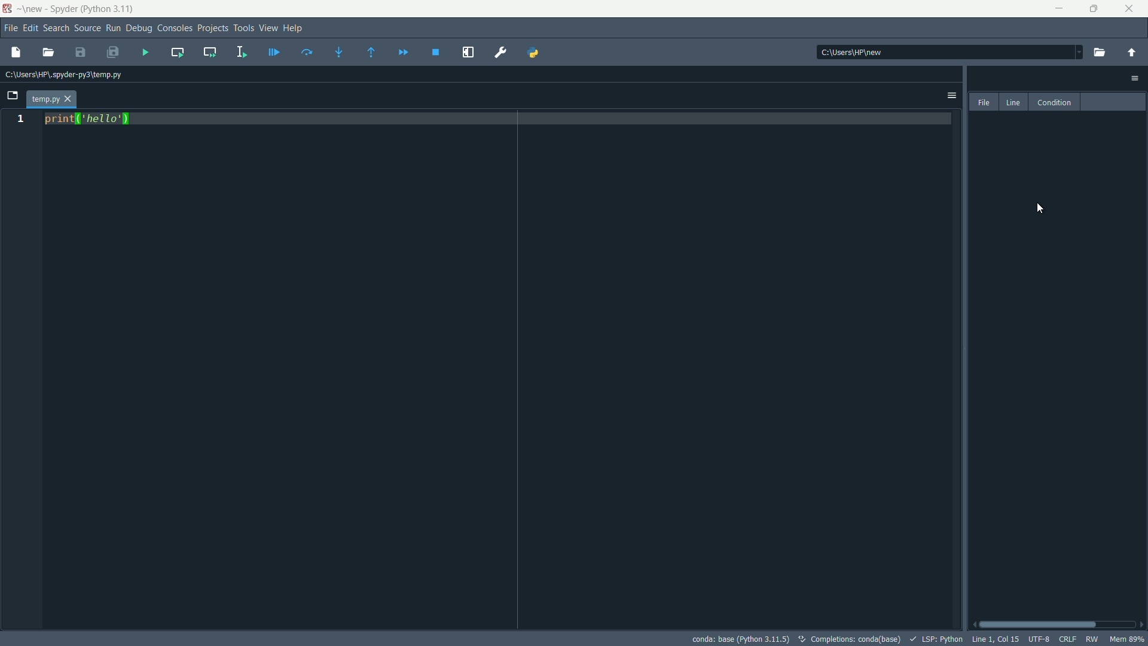 The width and height of the screenshot is (1148, 646). What do you see at coordinates (848, 639) in the screenshot?
I see `completions: conda(base)` at bounding box center [848, 639].